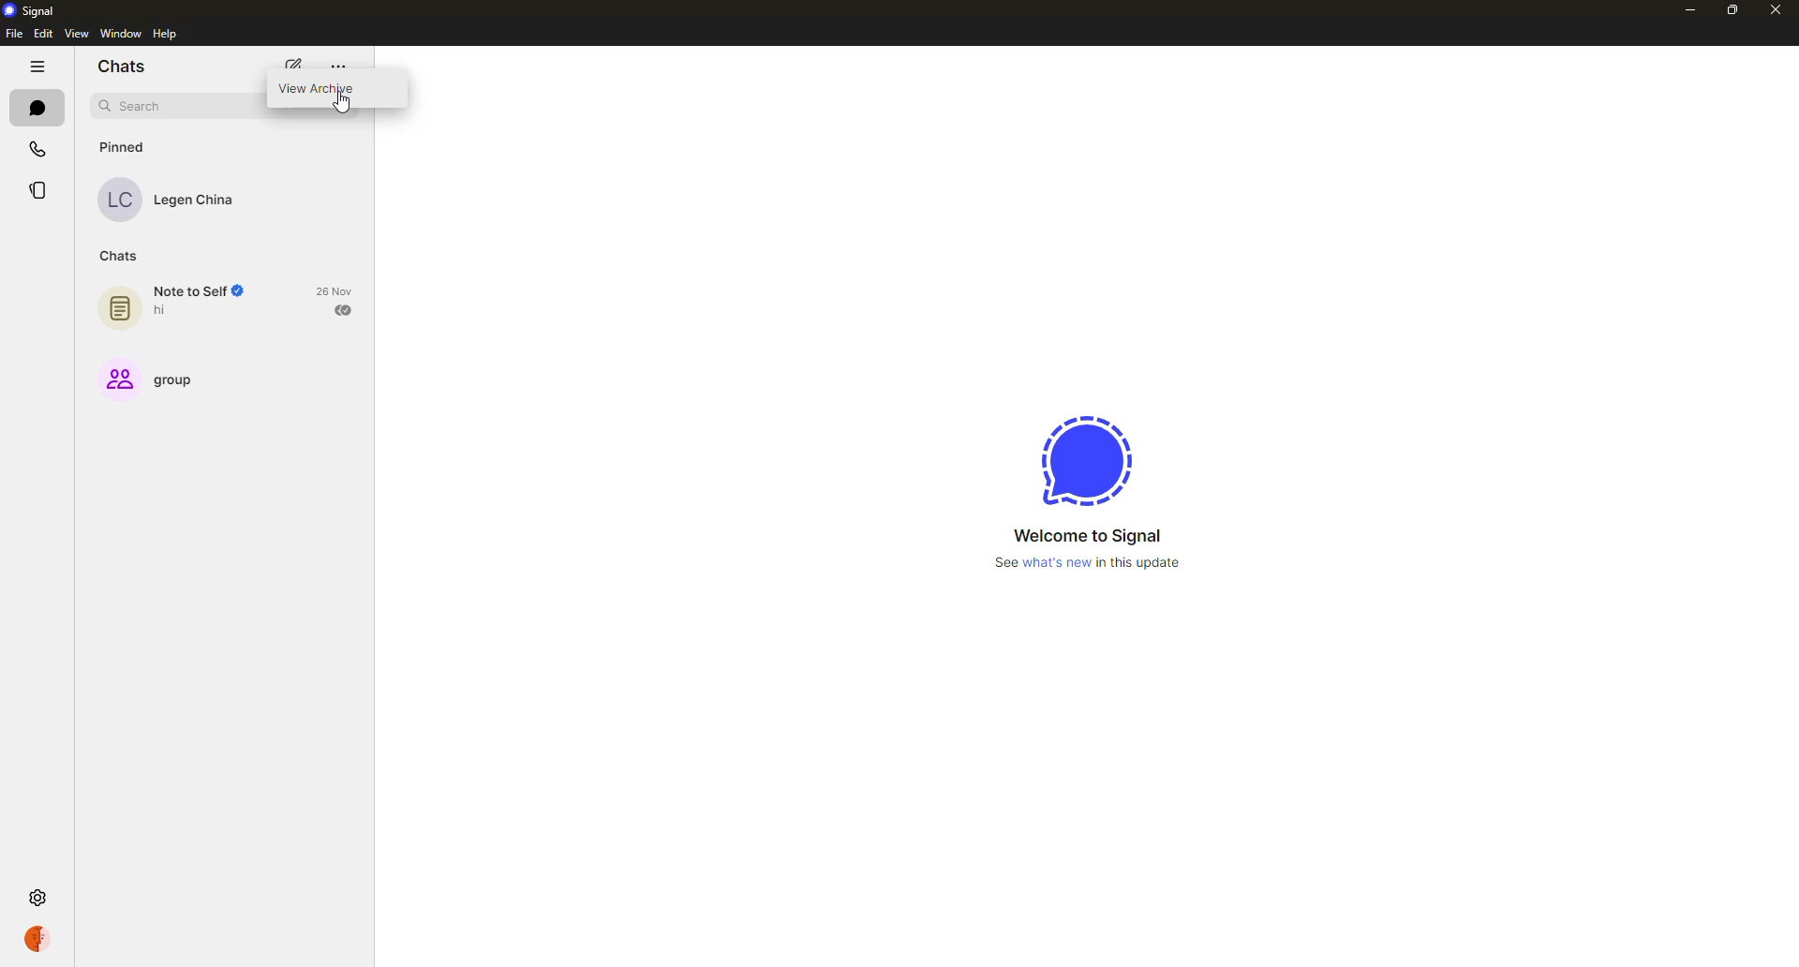 Image resolution: width=1799 pixels, height=967 pixels. What do you see at coordinates (343, 311) in the screenshot?
I see `sent` at bounding box center [343, 311].